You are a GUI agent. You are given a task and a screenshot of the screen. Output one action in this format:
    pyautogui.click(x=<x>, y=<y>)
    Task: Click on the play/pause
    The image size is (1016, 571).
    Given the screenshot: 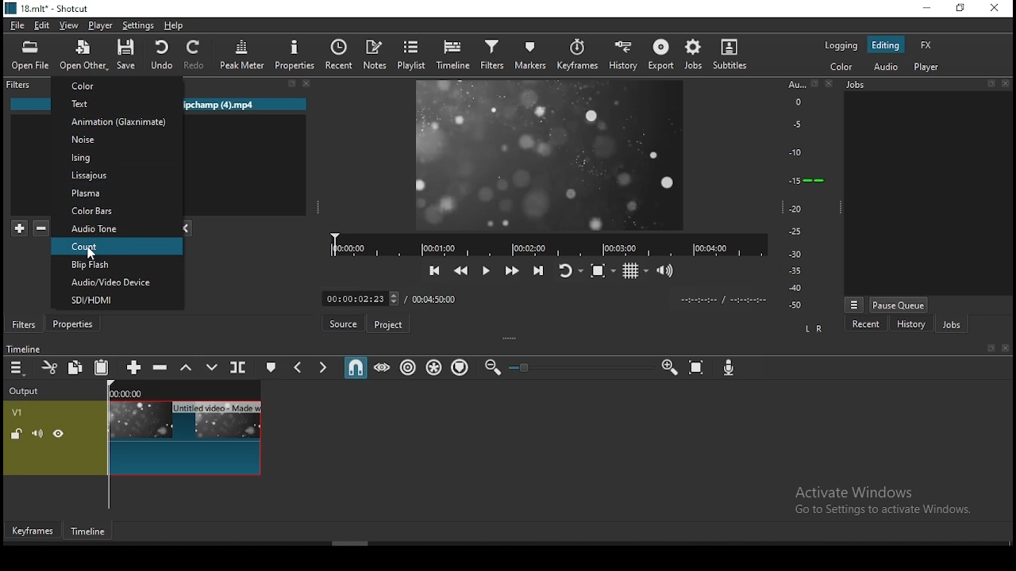 What is the action you would take?
    pyautogui.click(x=483, y=270)
    